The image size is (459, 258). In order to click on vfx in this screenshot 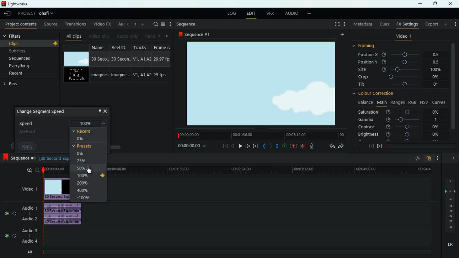, I will do `click(269, 13)`.